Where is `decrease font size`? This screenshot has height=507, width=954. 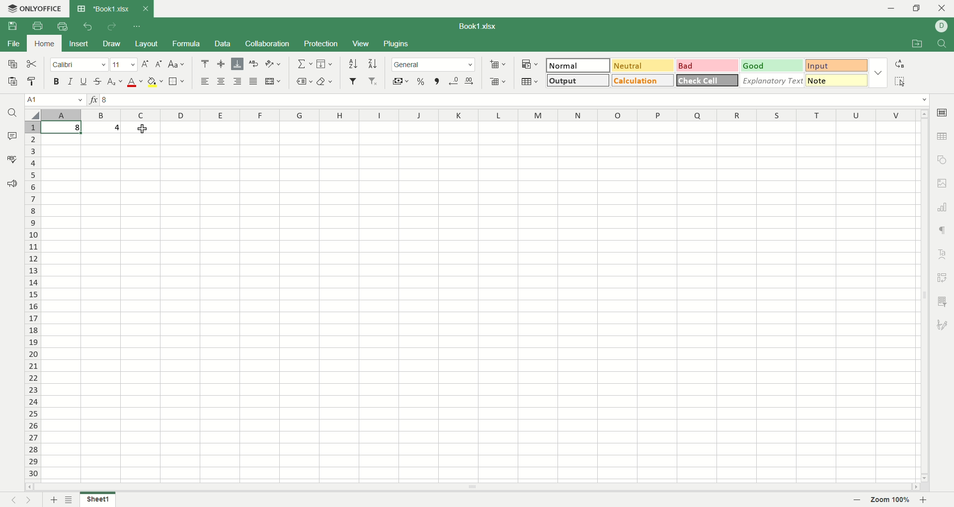 decrease font size is located at coordinates (159, 64).